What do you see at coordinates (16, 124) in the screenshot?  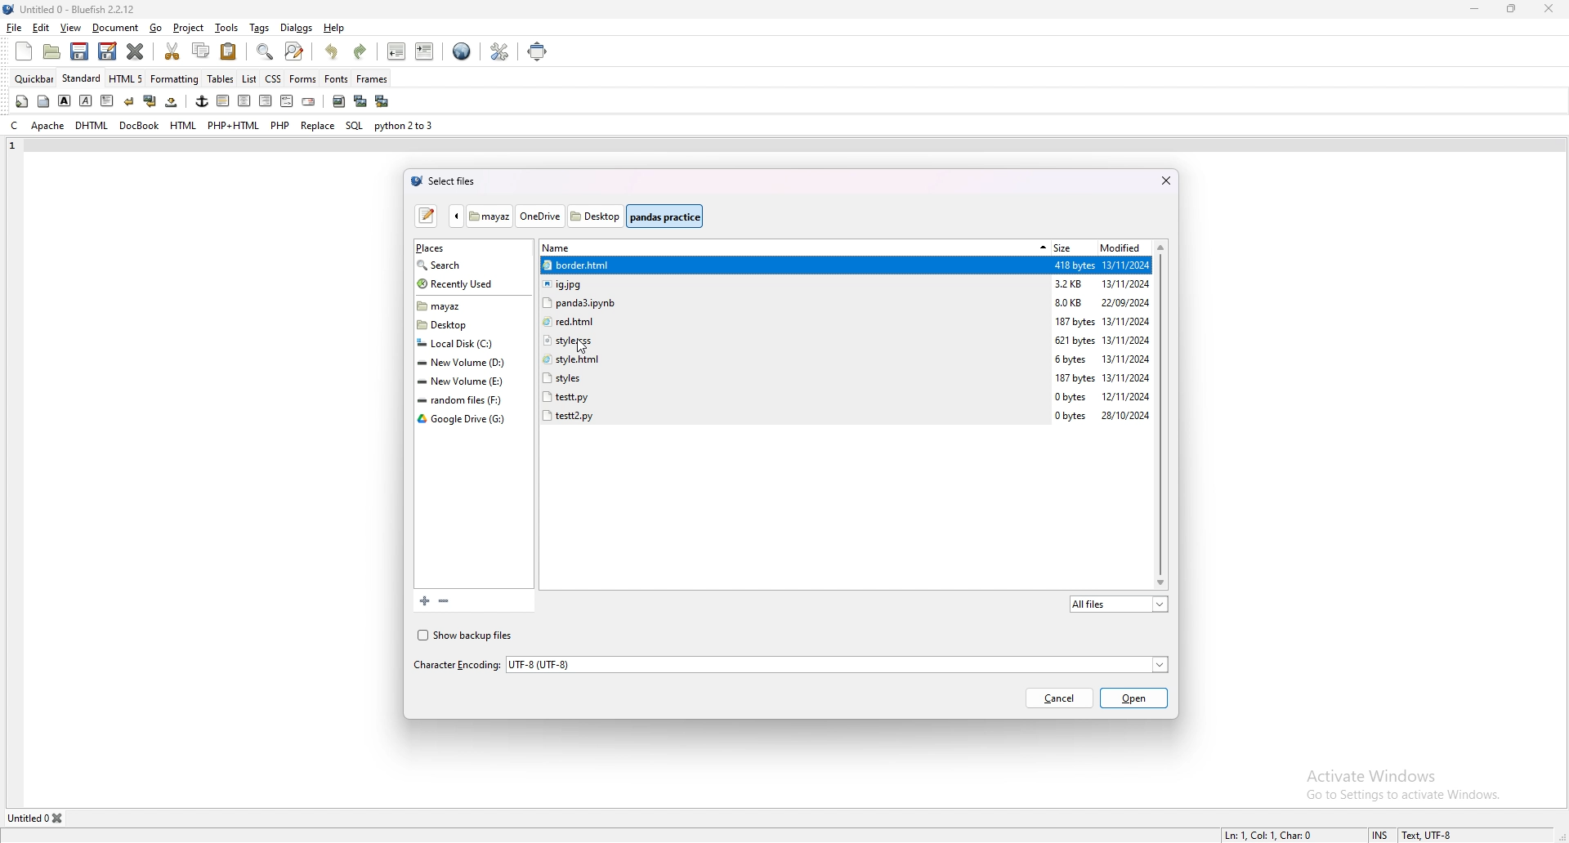 I see `c` at bounding box center [16, 124].